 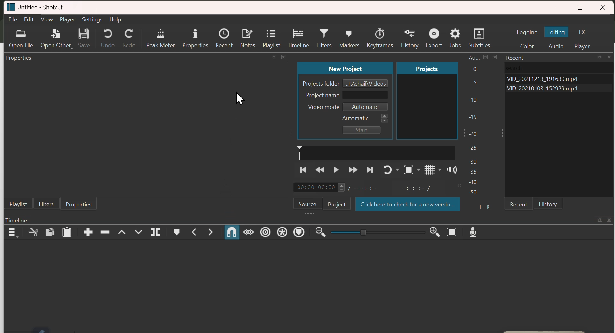 I want to click on File, so click(x=12, y=19).